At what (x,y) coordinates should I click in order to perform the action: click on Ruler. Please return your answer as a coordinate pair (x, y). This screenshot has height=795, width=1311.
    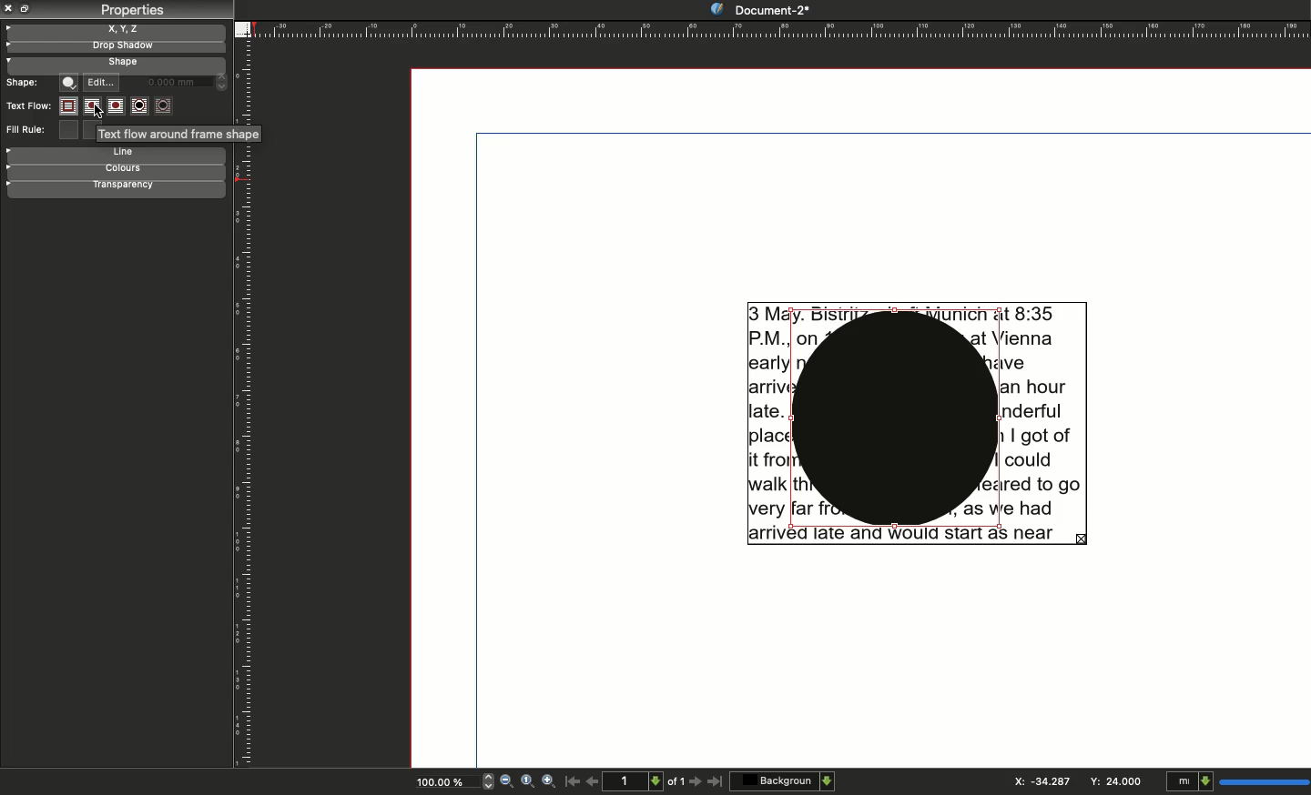
    Looking at the image, I should click on (783, 28).